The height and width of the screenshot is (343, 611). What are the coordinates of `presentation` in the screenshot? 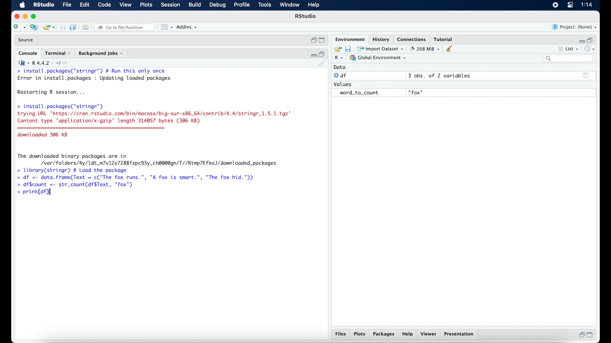 It's located at (460, 335).